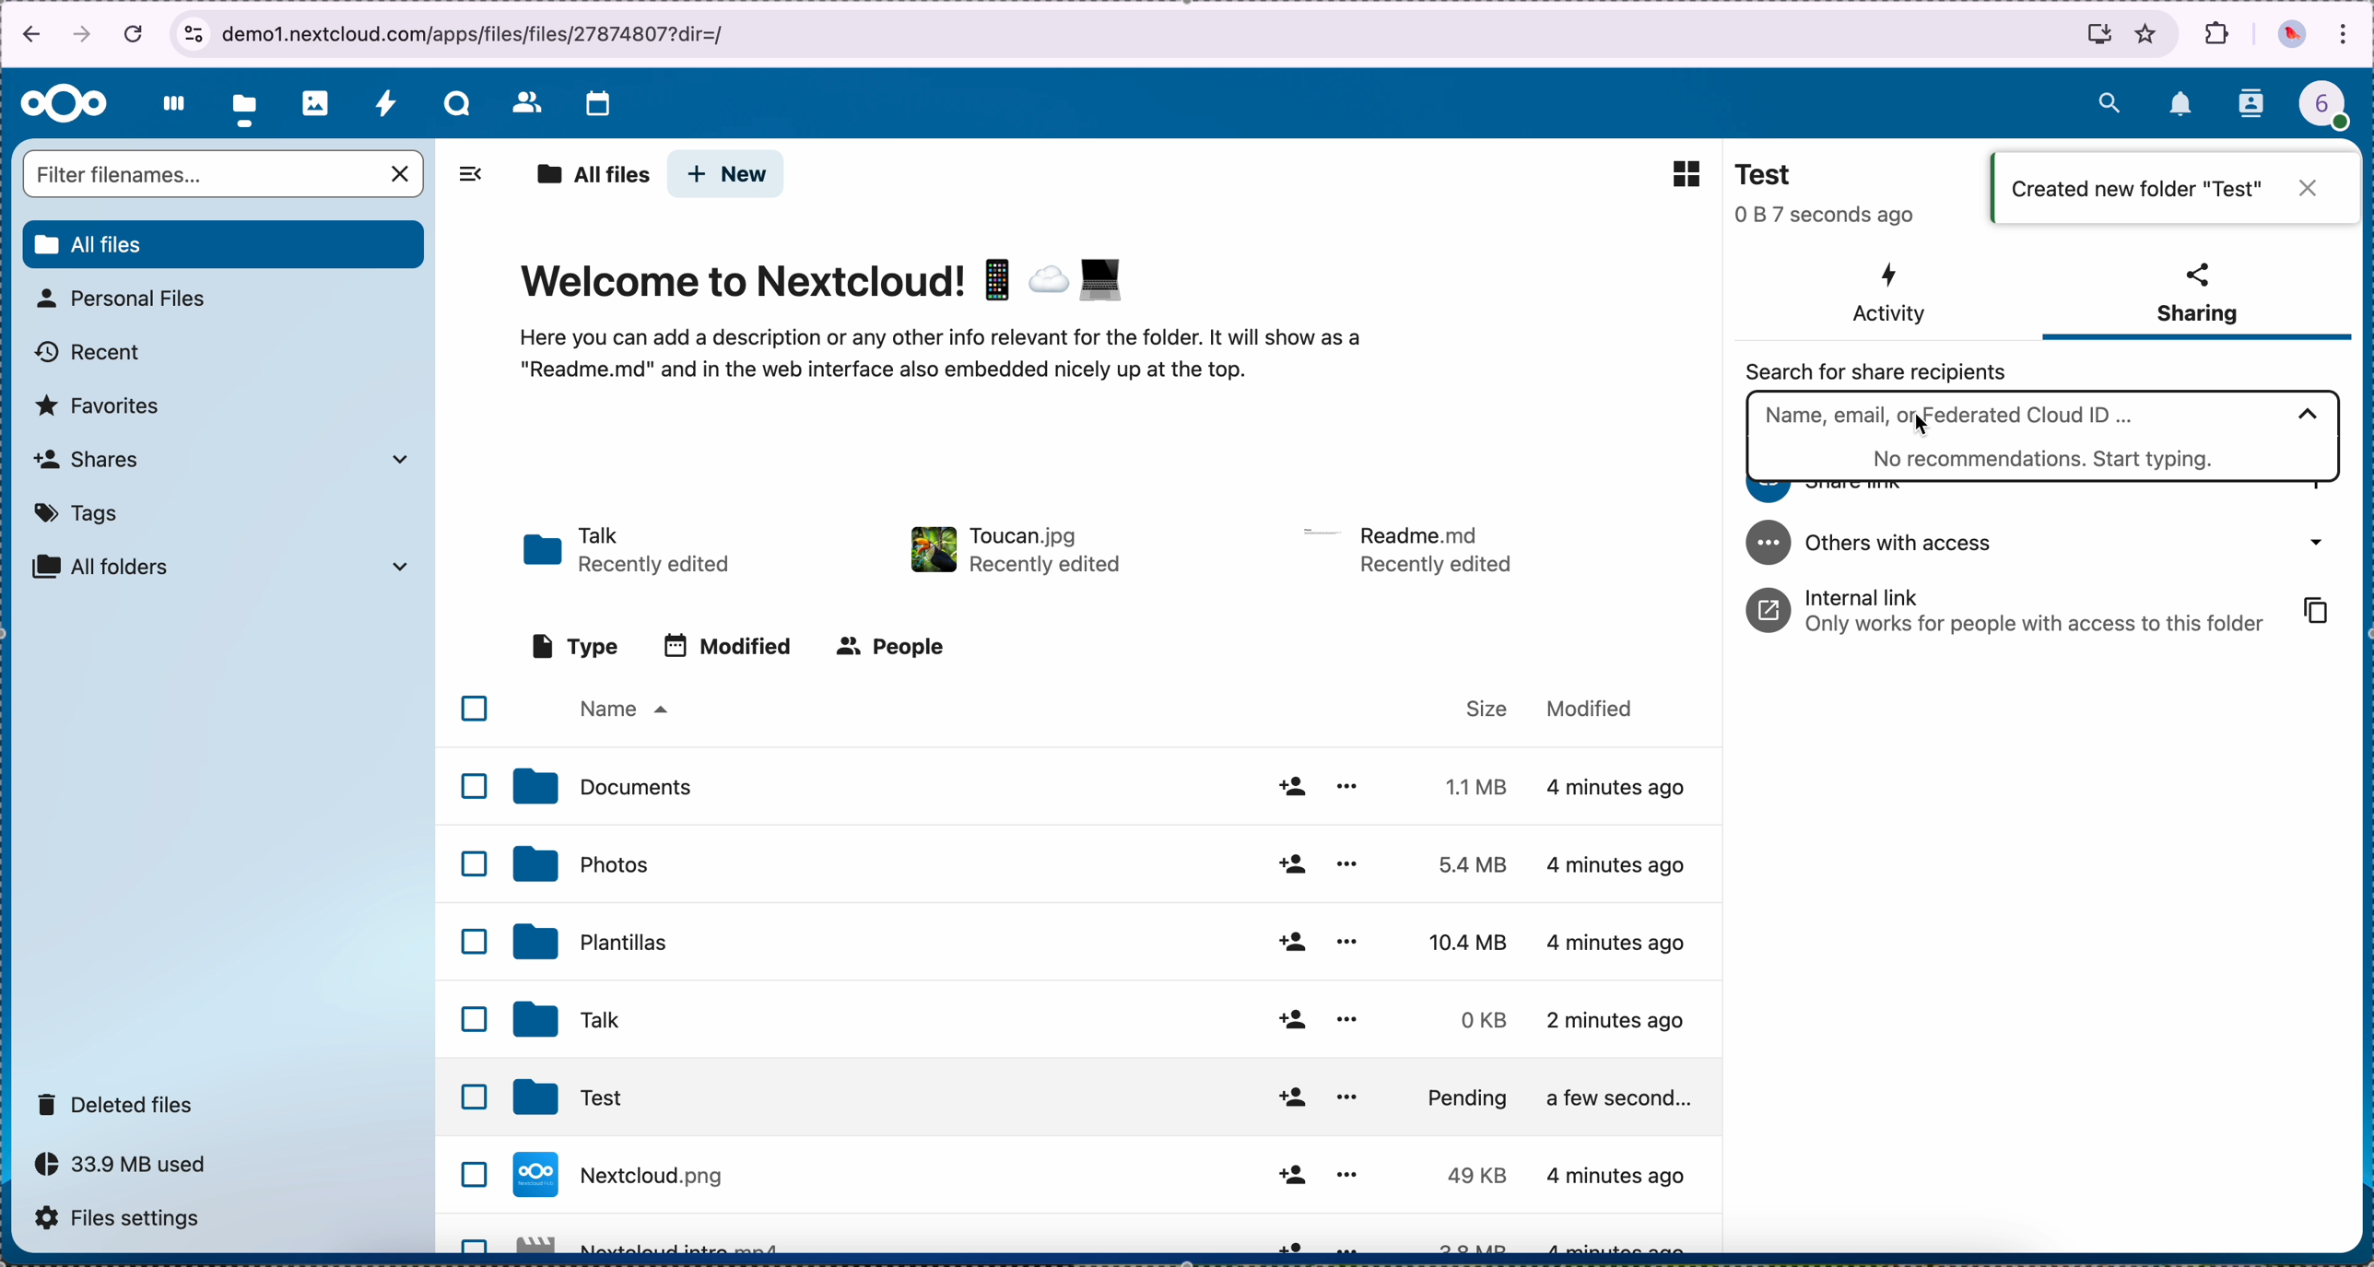 Image resolution: width=2374 pixels, height=1267 pixels. I want to click on here you can add a description..., so click(969, 365).